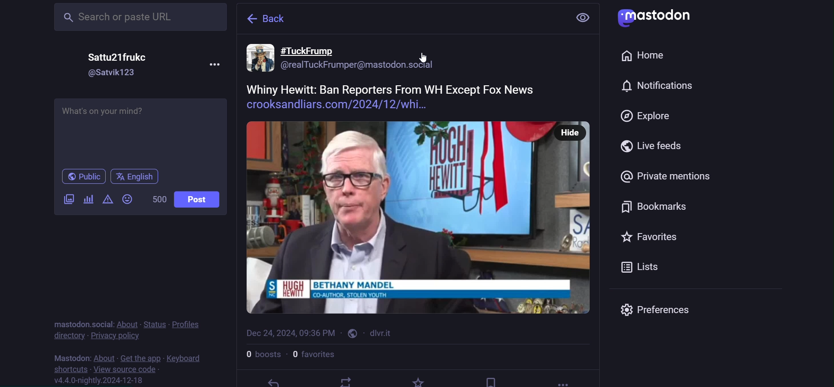 Image resolution: width=834 pixels, height=387 pixels. I want to click on favorite, so click(647, 237).